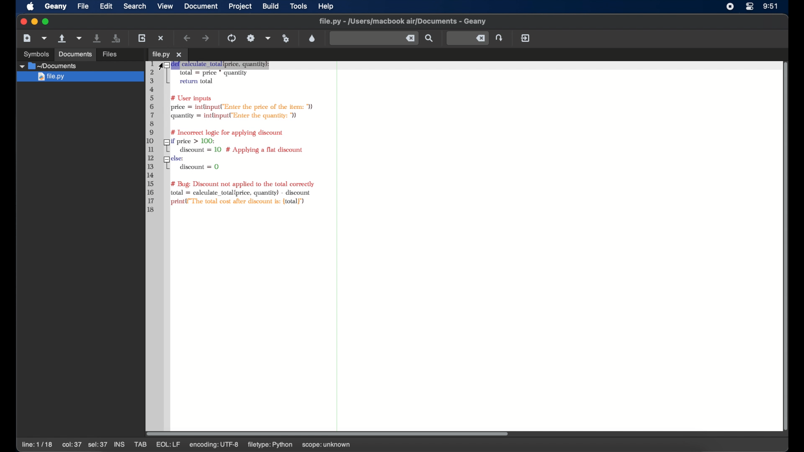 The height and width of the screenshot is (452, 804). What do you see at coordinates (45, 38) in the screenshot?
I see `create a new file from template` at bounding box center [45, 38].